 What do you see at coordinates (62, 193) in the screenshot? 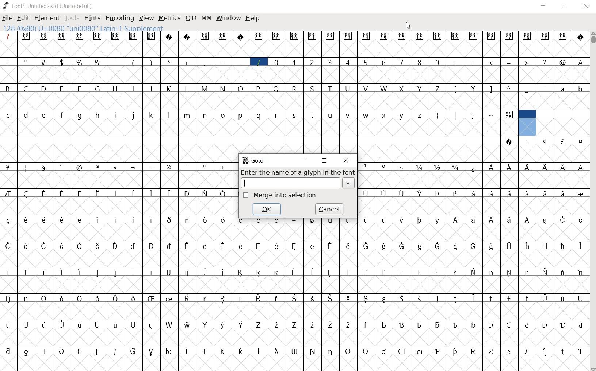
I see `Symbol` at bounding box center [62, 193].